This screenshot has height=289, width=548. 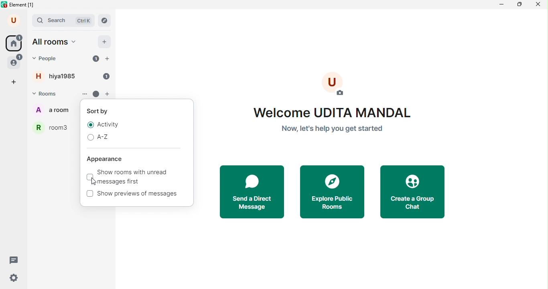 I want to click on quick settings, so click(x=14, y=278).